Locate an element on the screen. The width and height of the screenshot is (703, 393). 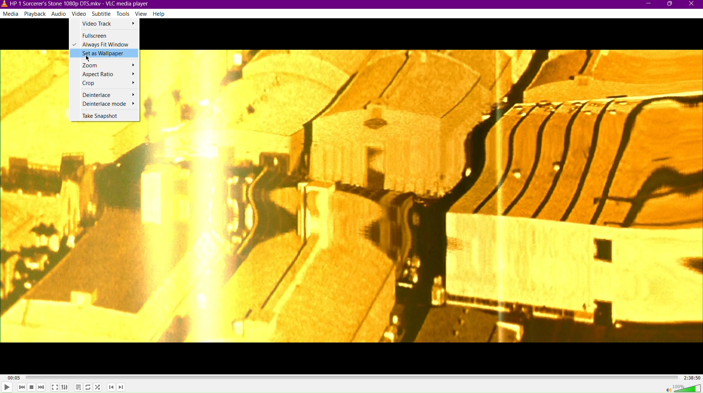
Timeline is located at coordinates (348, 378).